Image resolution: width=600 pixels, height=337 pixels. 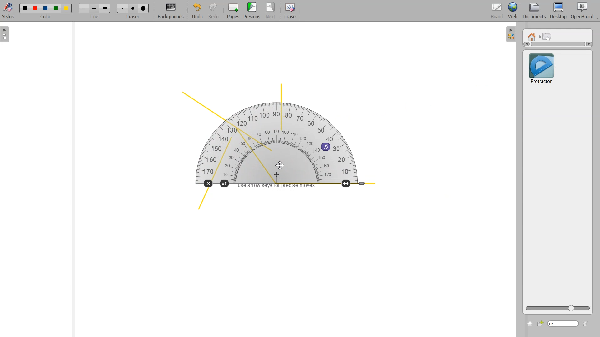 What do you see at coordinates (563, 324) in the screenshot?
I see `Type window` at bounding box center [563, 324].